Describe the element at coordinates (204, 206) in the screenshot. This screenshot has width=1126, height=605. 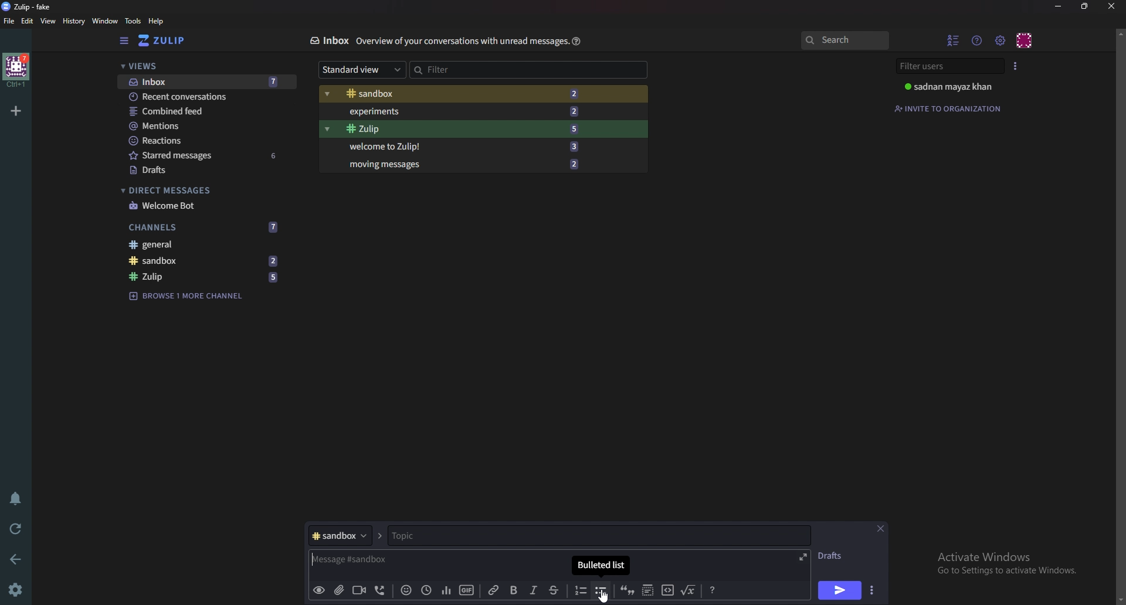
I see `welcome bot` at that location.